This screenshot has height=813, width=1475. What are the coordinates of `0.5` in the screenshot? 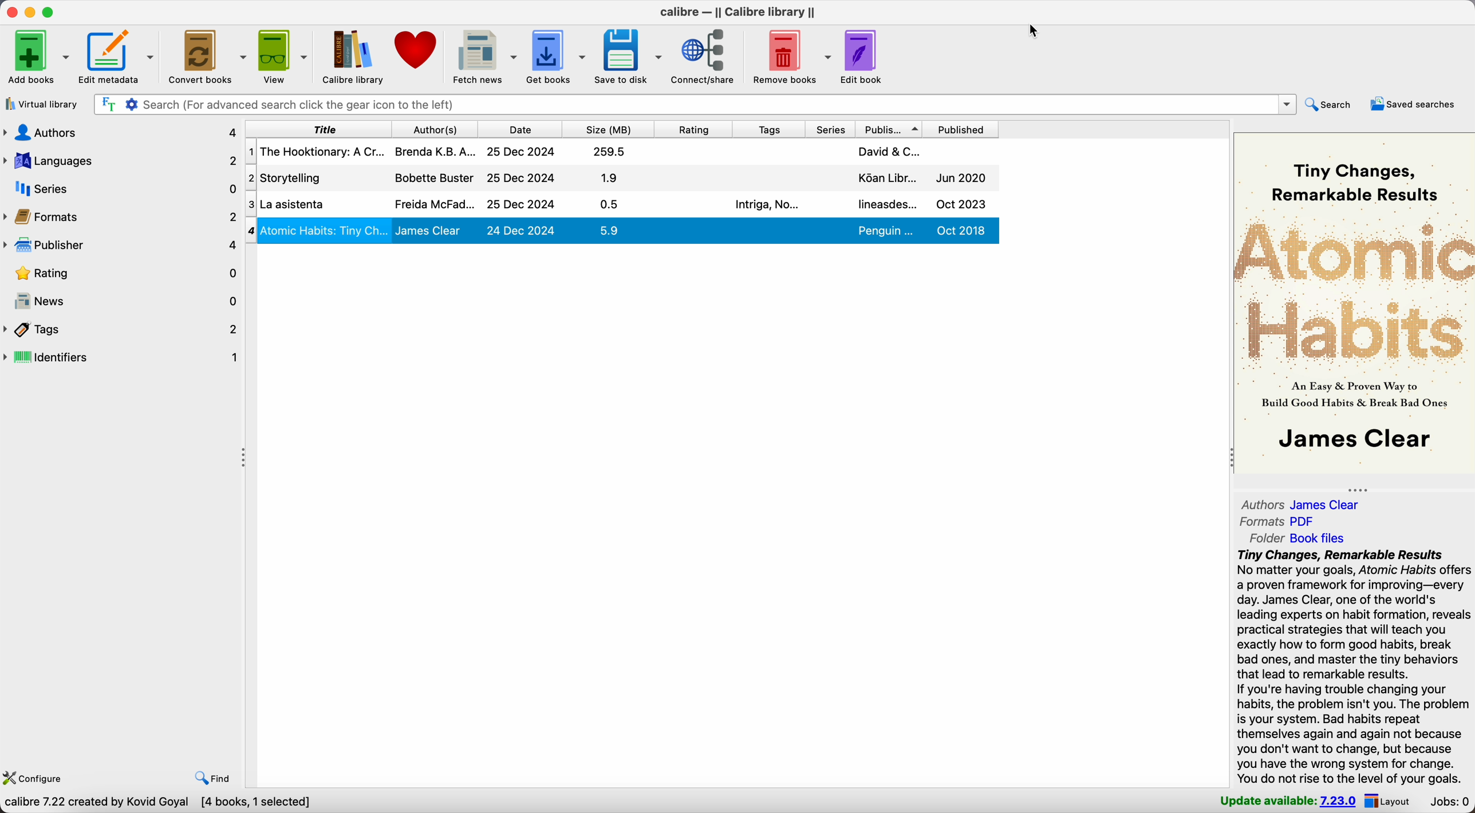 It's located at (609, 205).